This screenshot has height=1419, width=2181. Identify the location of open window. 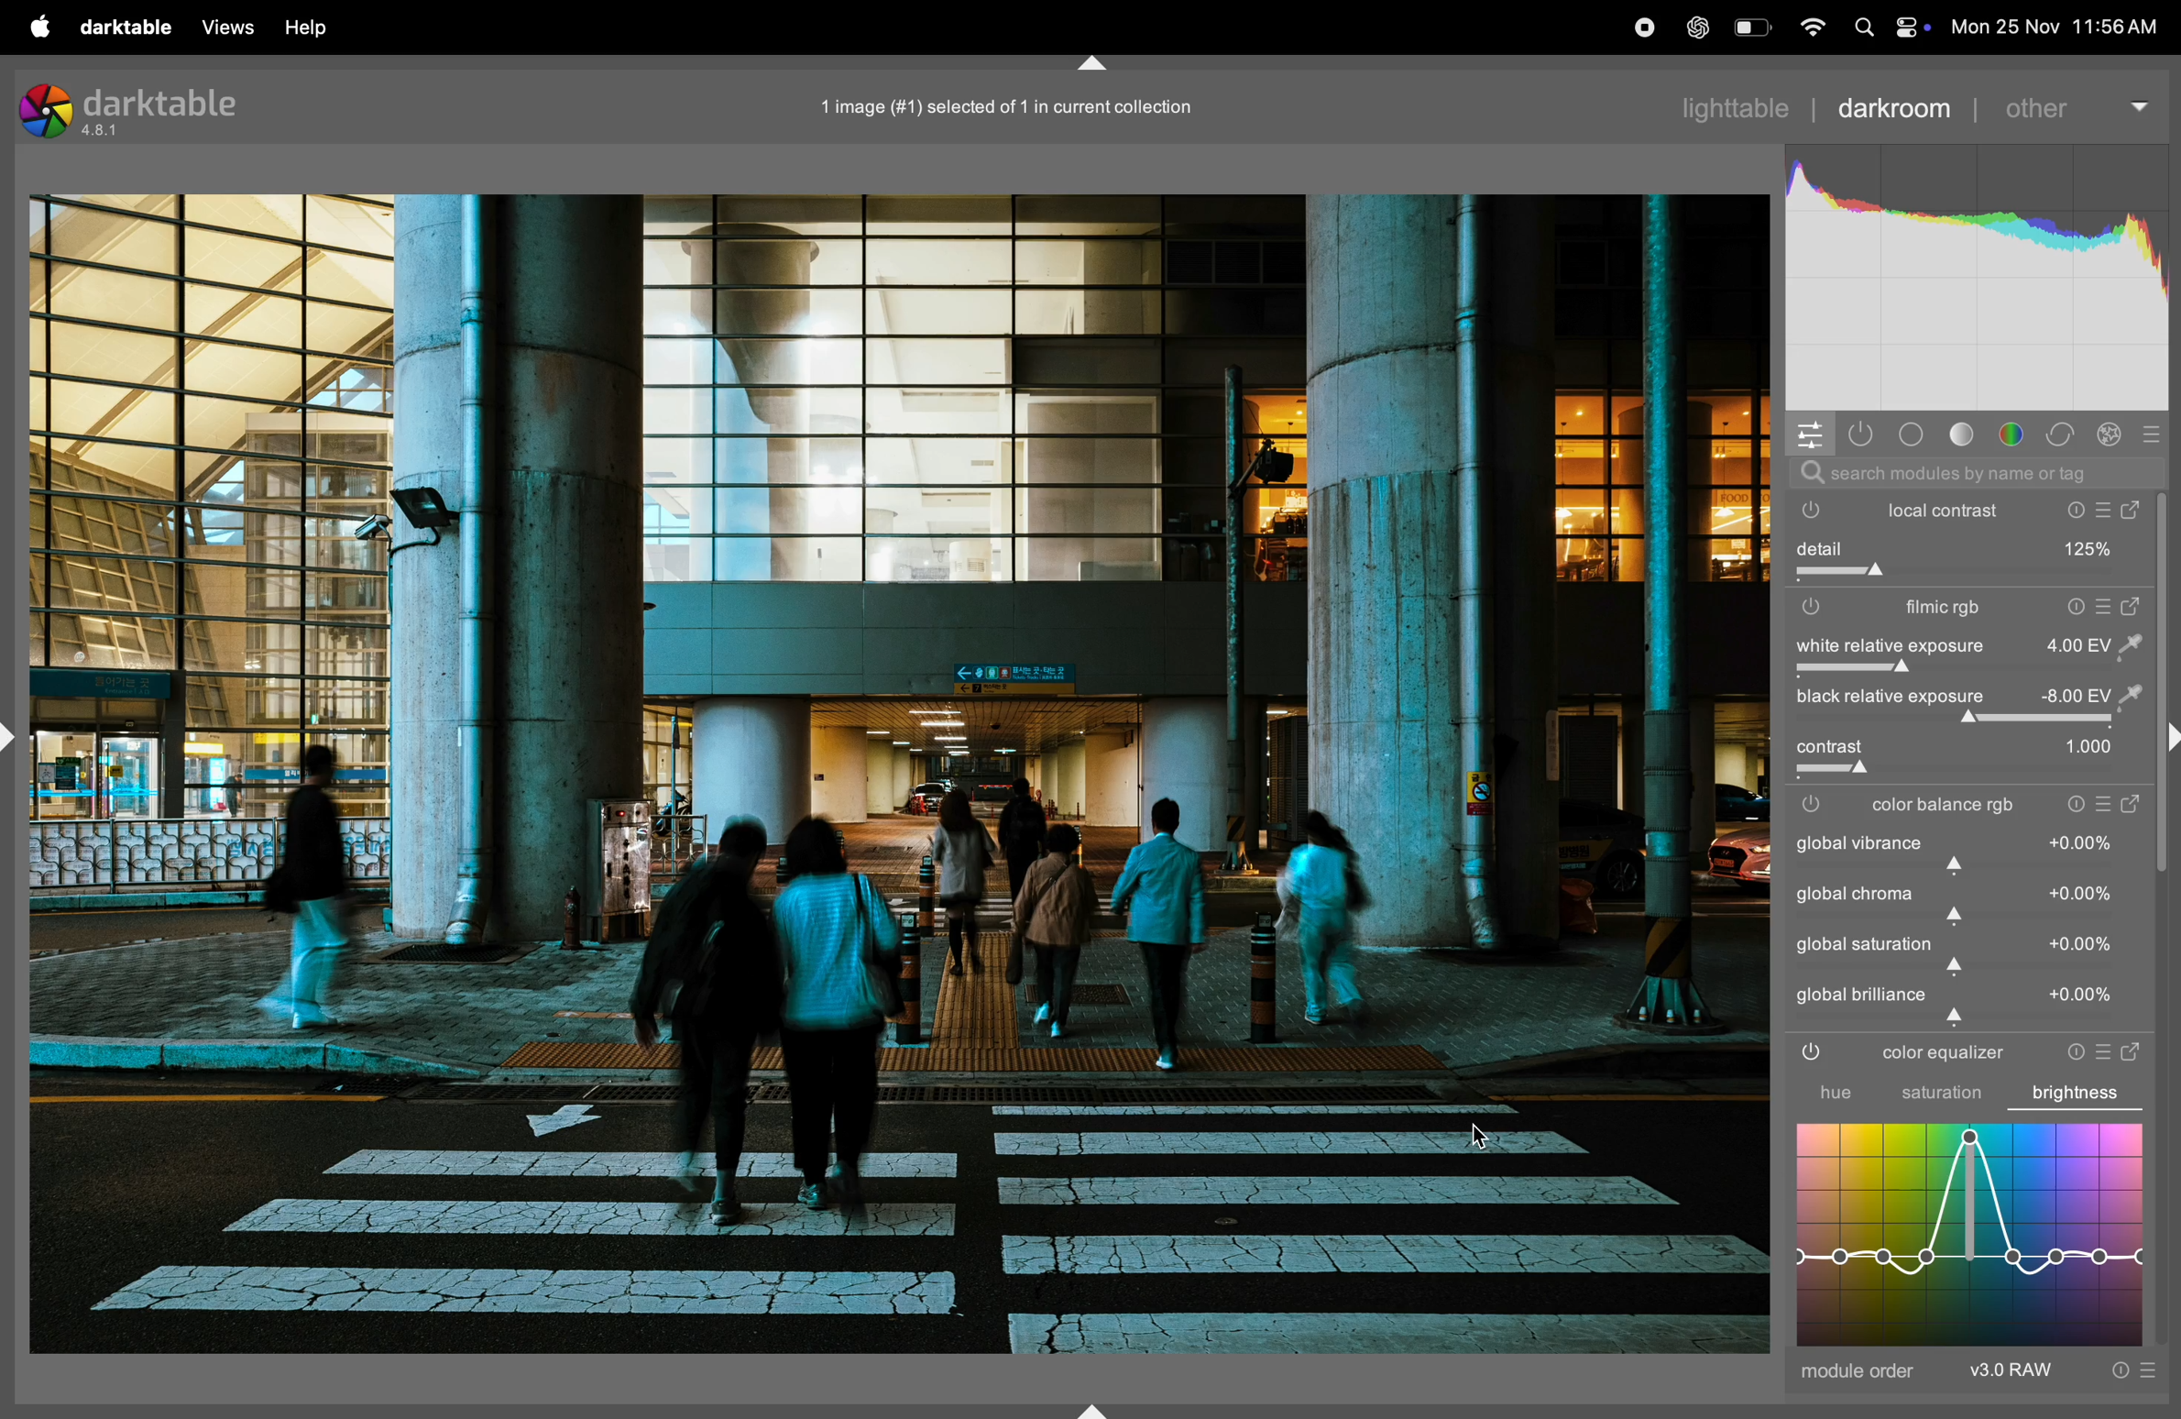
(2135, 1048).